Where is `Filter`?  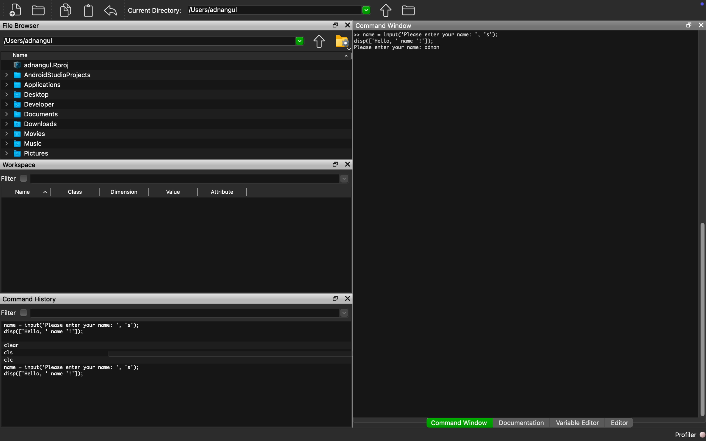
Filter is located at coordinates (15, 313).